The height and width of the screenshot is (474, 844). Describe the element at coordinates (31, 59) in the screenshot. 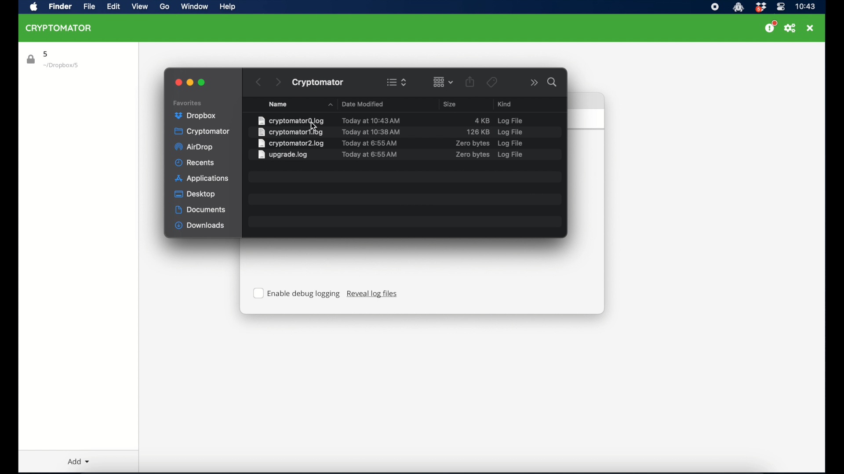

I see `lock icon` at that location.